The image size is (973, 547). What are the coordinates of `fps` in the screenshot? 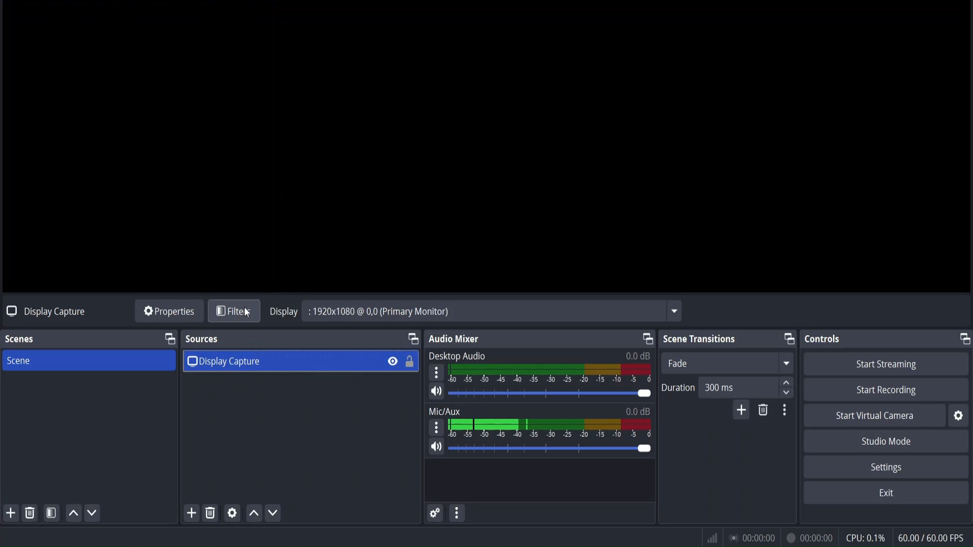 It's located at (932, 537).